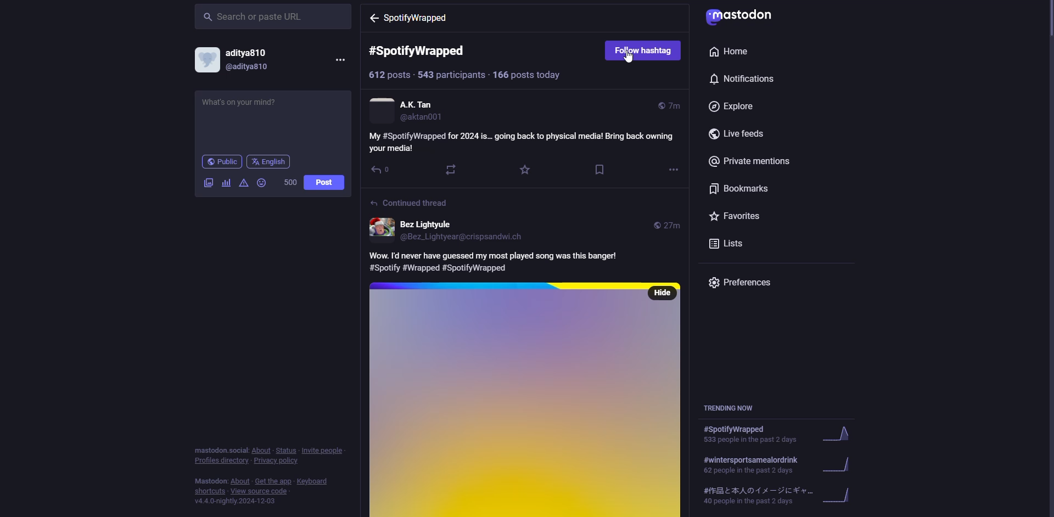 The image size is (1054, 517). What do you see at coordinates (741, 133) in the screenshot?
I see `live feeds` at bounding box center [741, 133].